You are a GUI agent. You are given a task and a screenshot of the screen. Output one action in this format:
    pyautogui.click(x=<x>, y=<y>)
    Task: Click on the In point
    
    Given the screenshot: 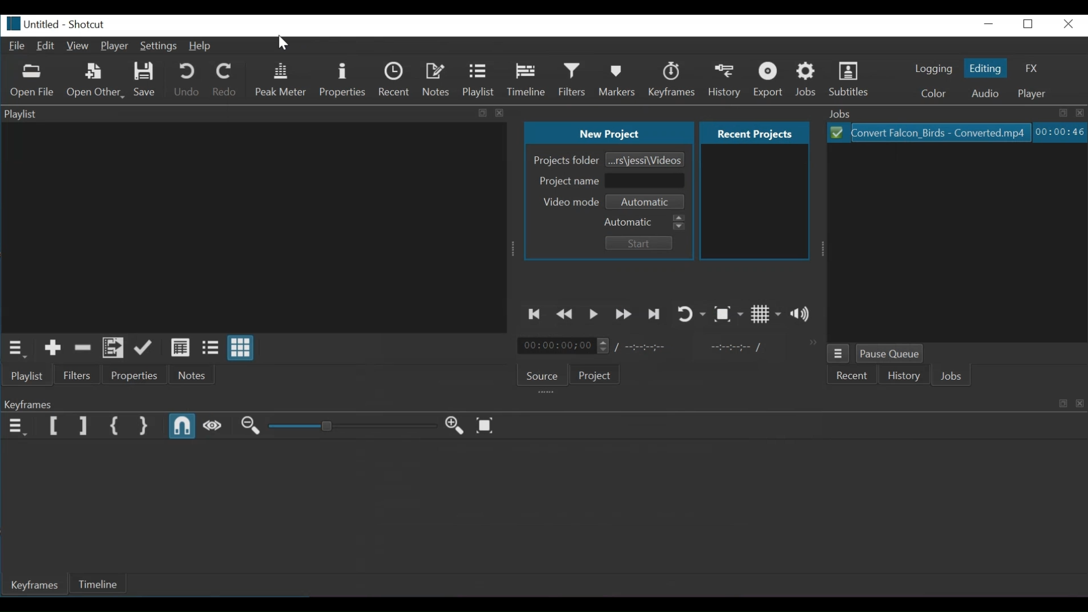 What is the action you would take?
    pyautogui.click(x=739, y=348)
    